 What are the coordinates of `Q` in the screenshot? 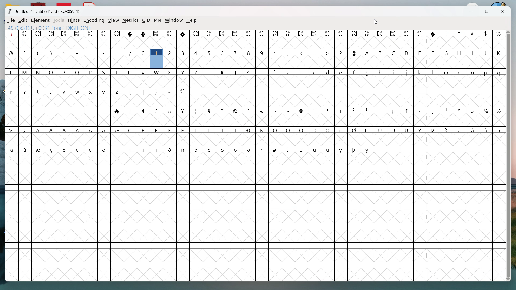 It's located at (78, 72).